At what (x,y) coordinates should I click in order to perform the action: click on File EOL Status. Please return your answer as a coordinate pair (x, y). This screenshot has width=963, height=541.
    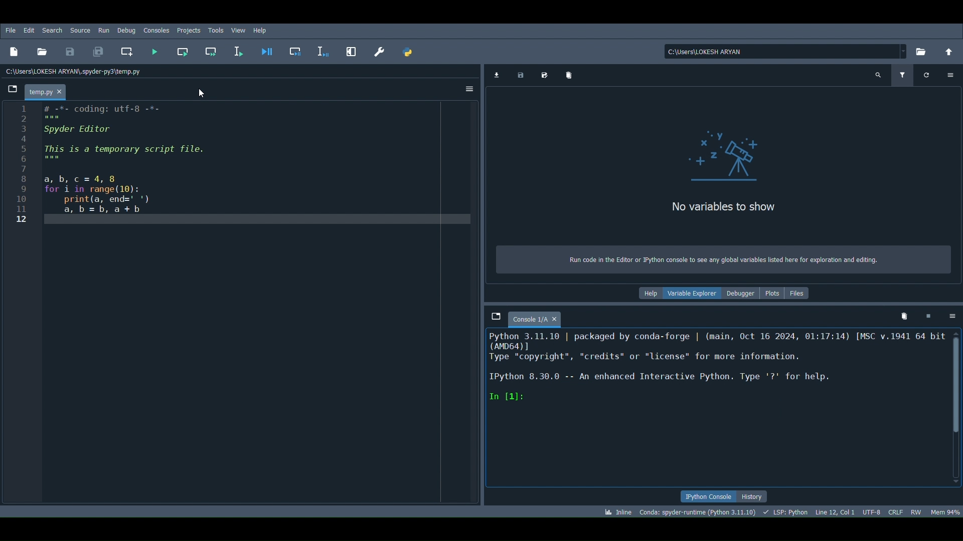
    Looking at the image, I should click on (896, 511).